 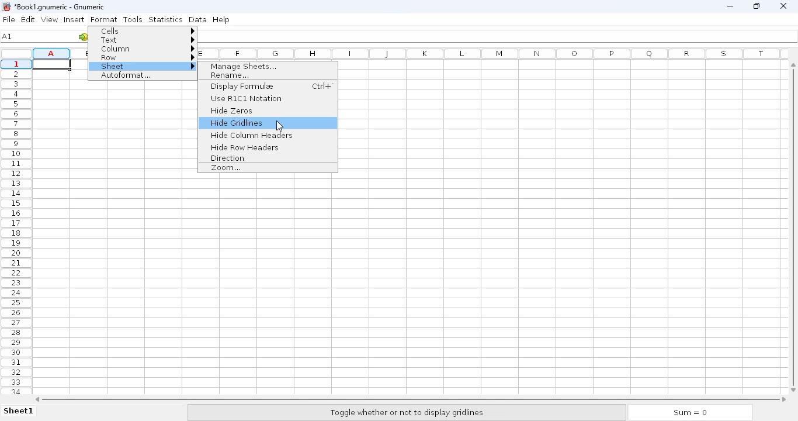 What do you see at coordinates (165, 19) in the screenshot?
I see `statistics` at bounding box center [165, 19].